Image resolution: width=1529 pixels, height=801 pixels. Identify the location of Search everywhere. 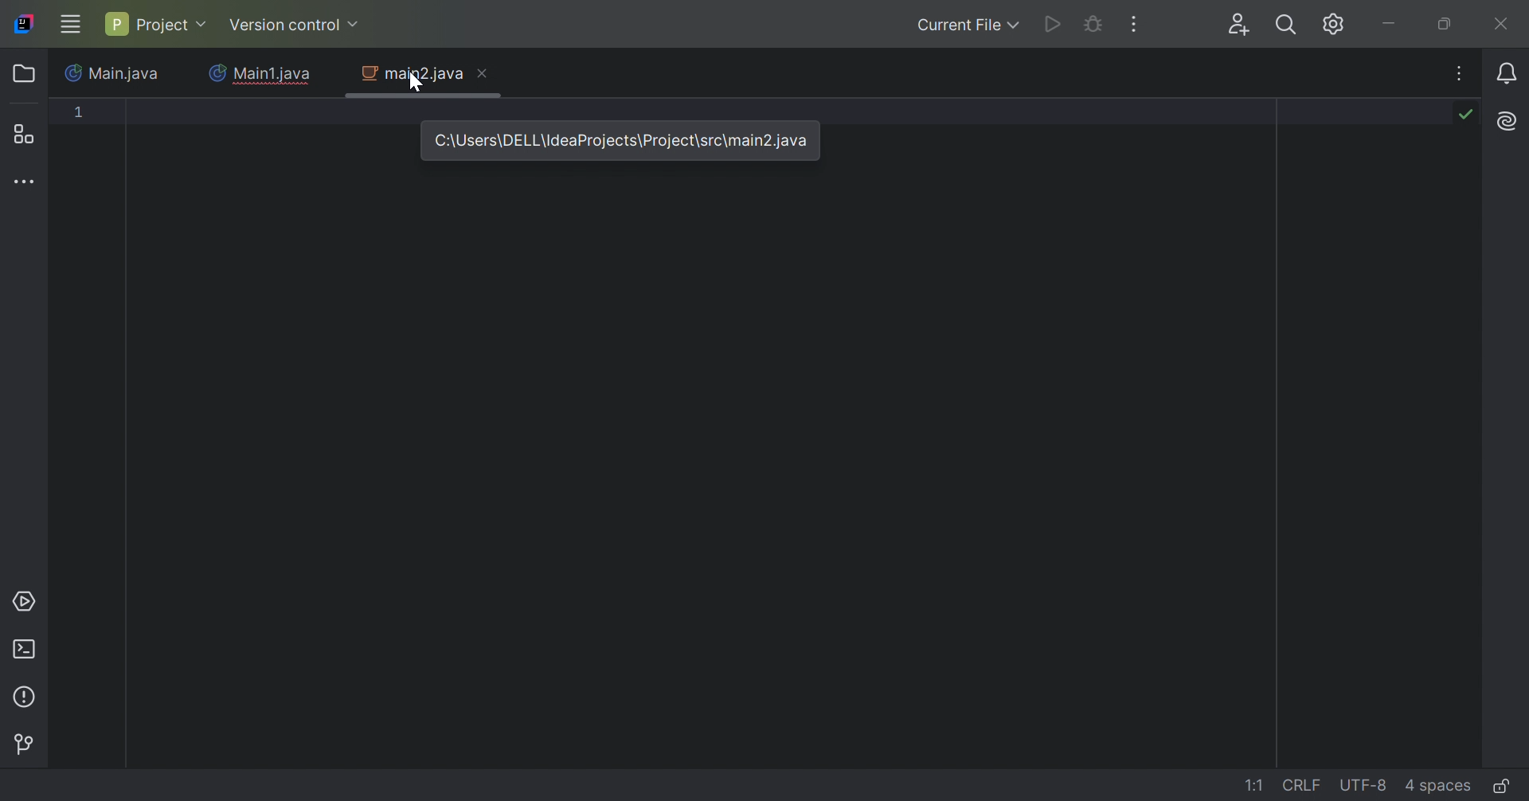
(1289, 27).